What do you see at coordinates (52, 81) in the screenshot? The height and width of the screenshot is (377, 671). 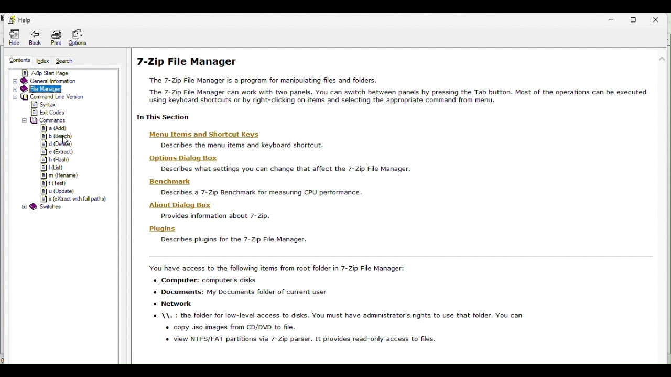 I see `General information` at bounding box center [52, 81].